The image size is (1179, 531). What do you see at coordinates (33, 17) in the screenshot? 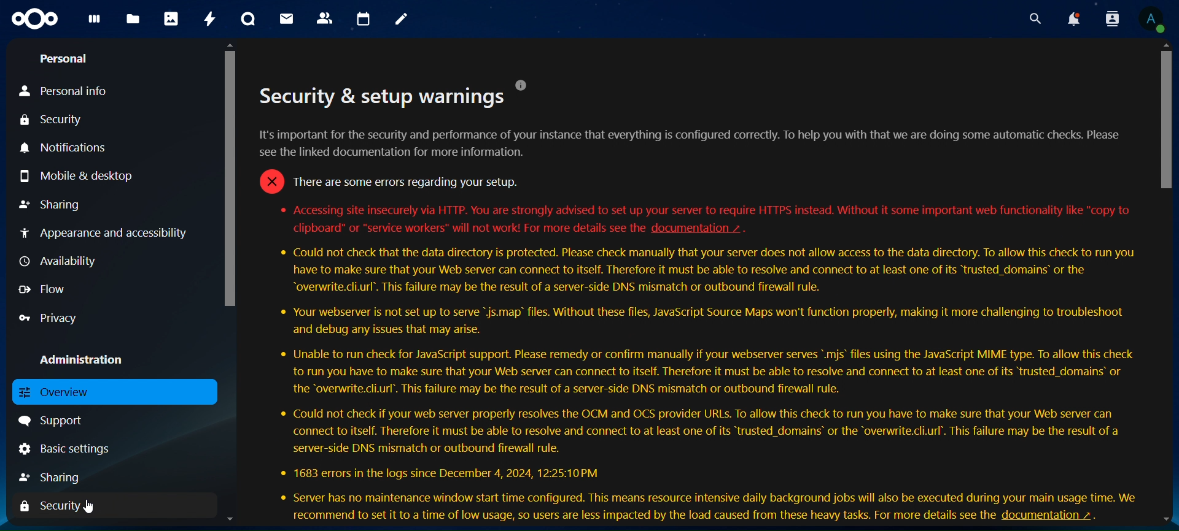
I see `icon` at bounding box center [33, 17].